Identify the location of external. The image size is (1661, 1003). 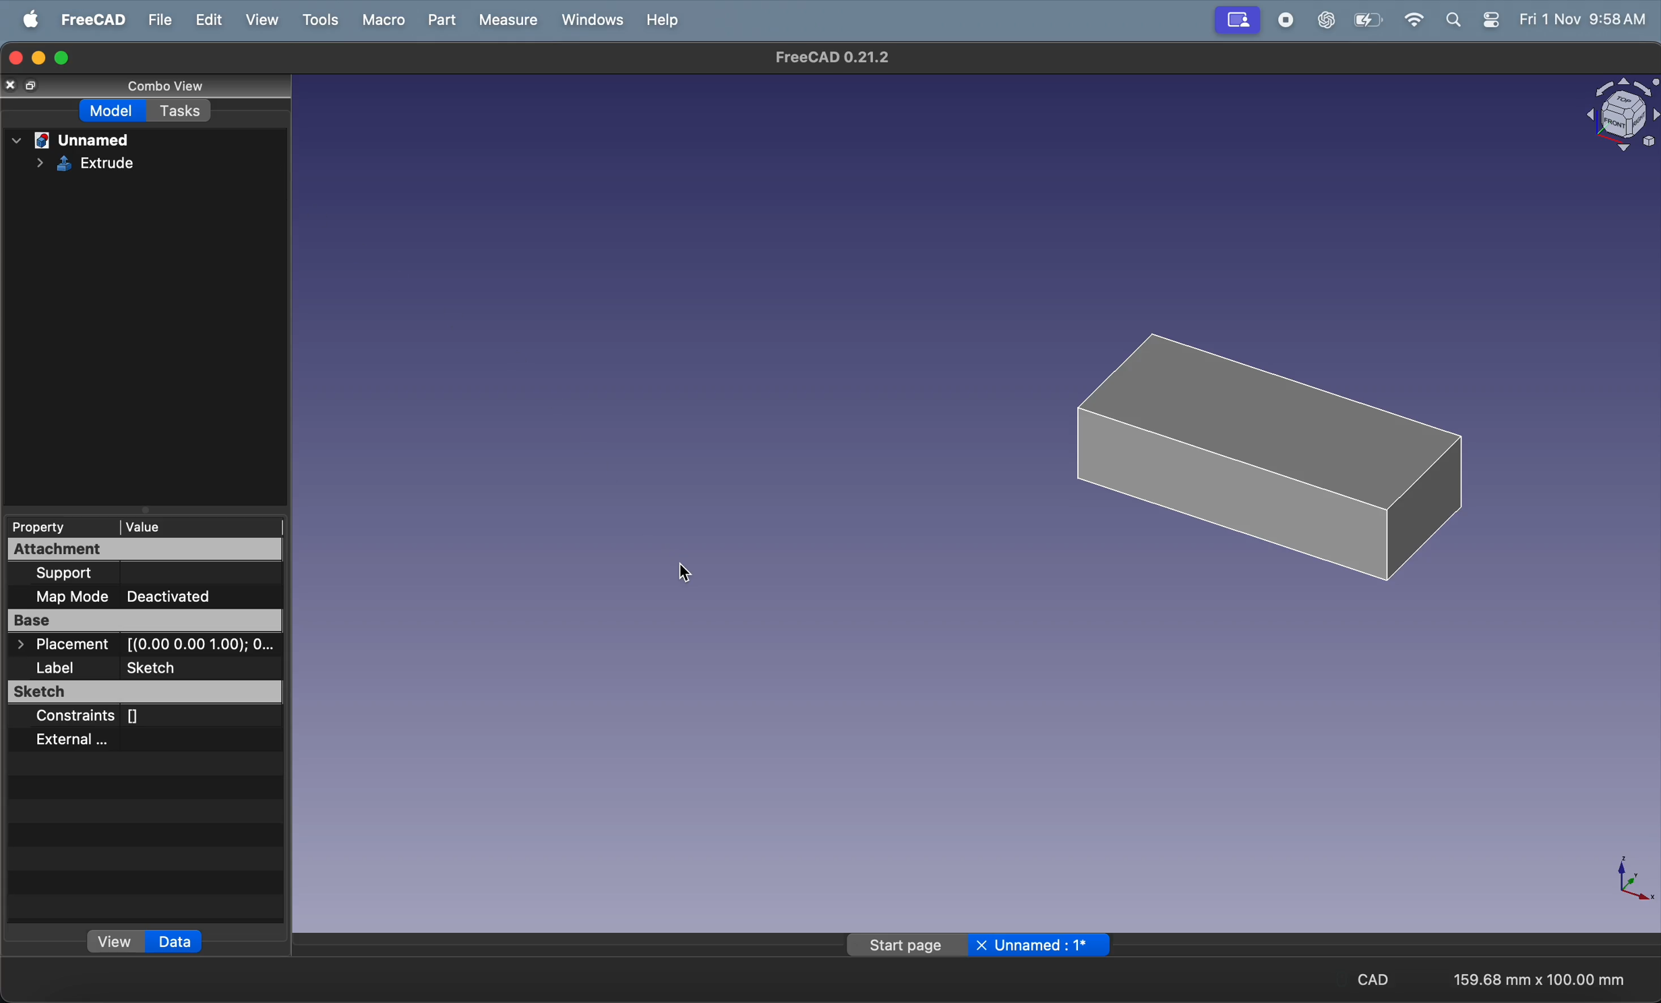
(91, 738).